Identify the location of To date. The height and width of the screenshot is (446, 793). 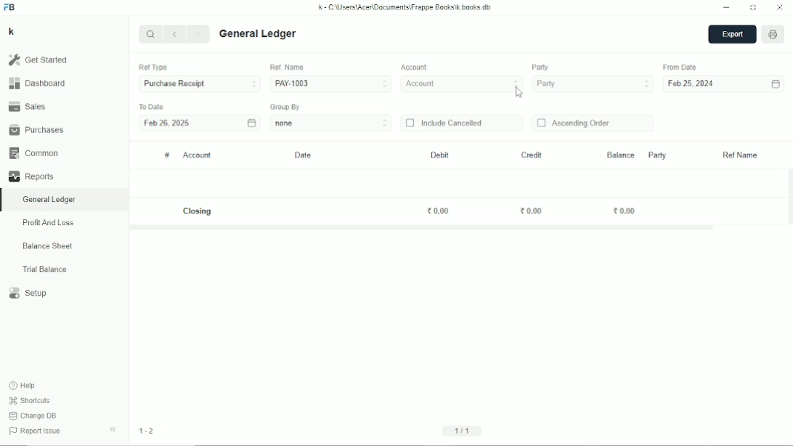
(151, 106).